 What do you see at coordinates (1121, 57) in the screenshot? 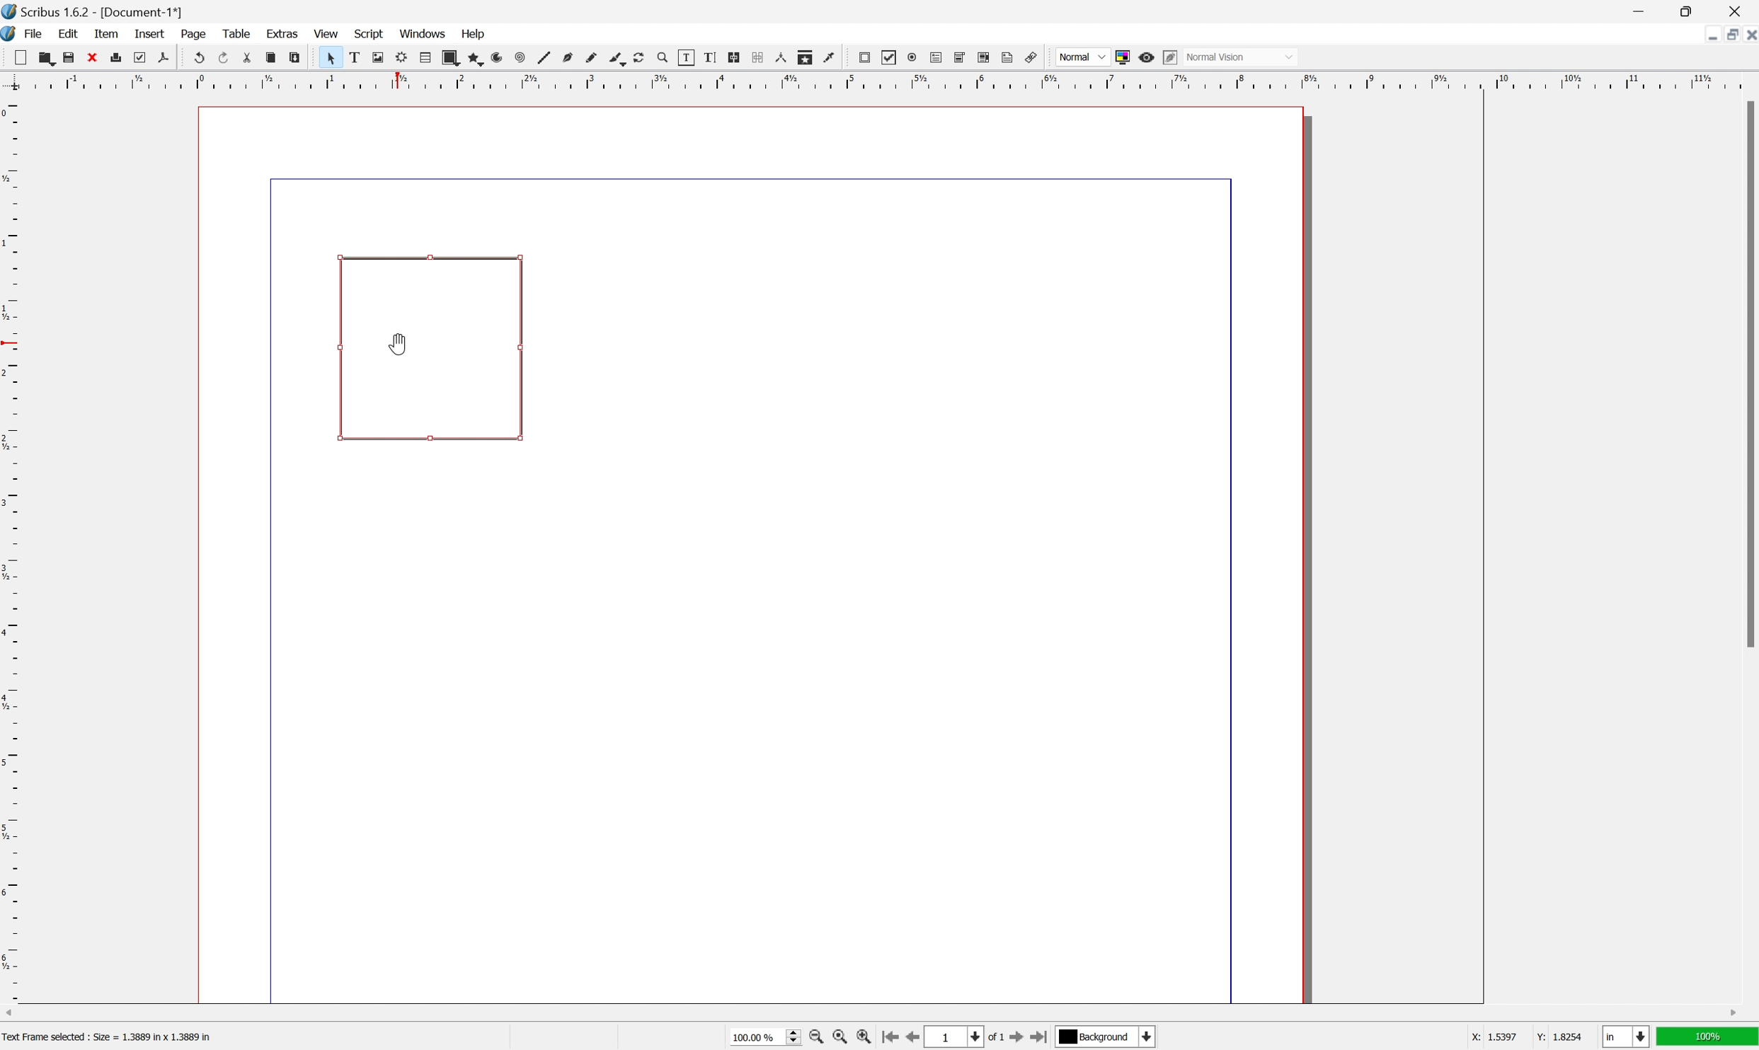
I see `toggle color management system` at bounding box center [1121, 57].